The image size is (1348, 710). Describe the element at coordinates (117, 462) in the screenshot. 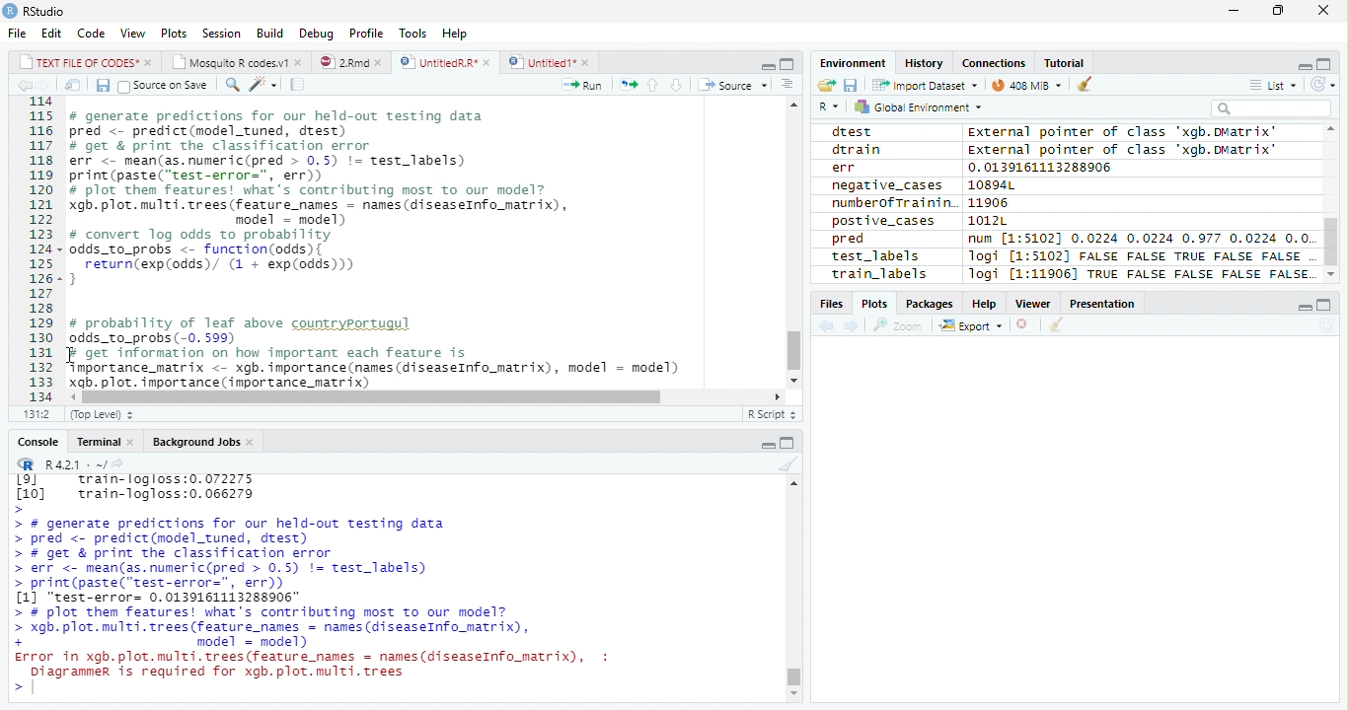

I see `Show directory` at that location.